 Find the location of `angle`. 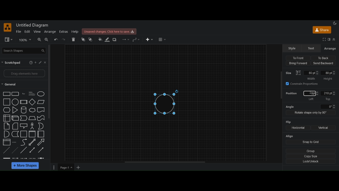

angle is located at coordinates (310, 107).